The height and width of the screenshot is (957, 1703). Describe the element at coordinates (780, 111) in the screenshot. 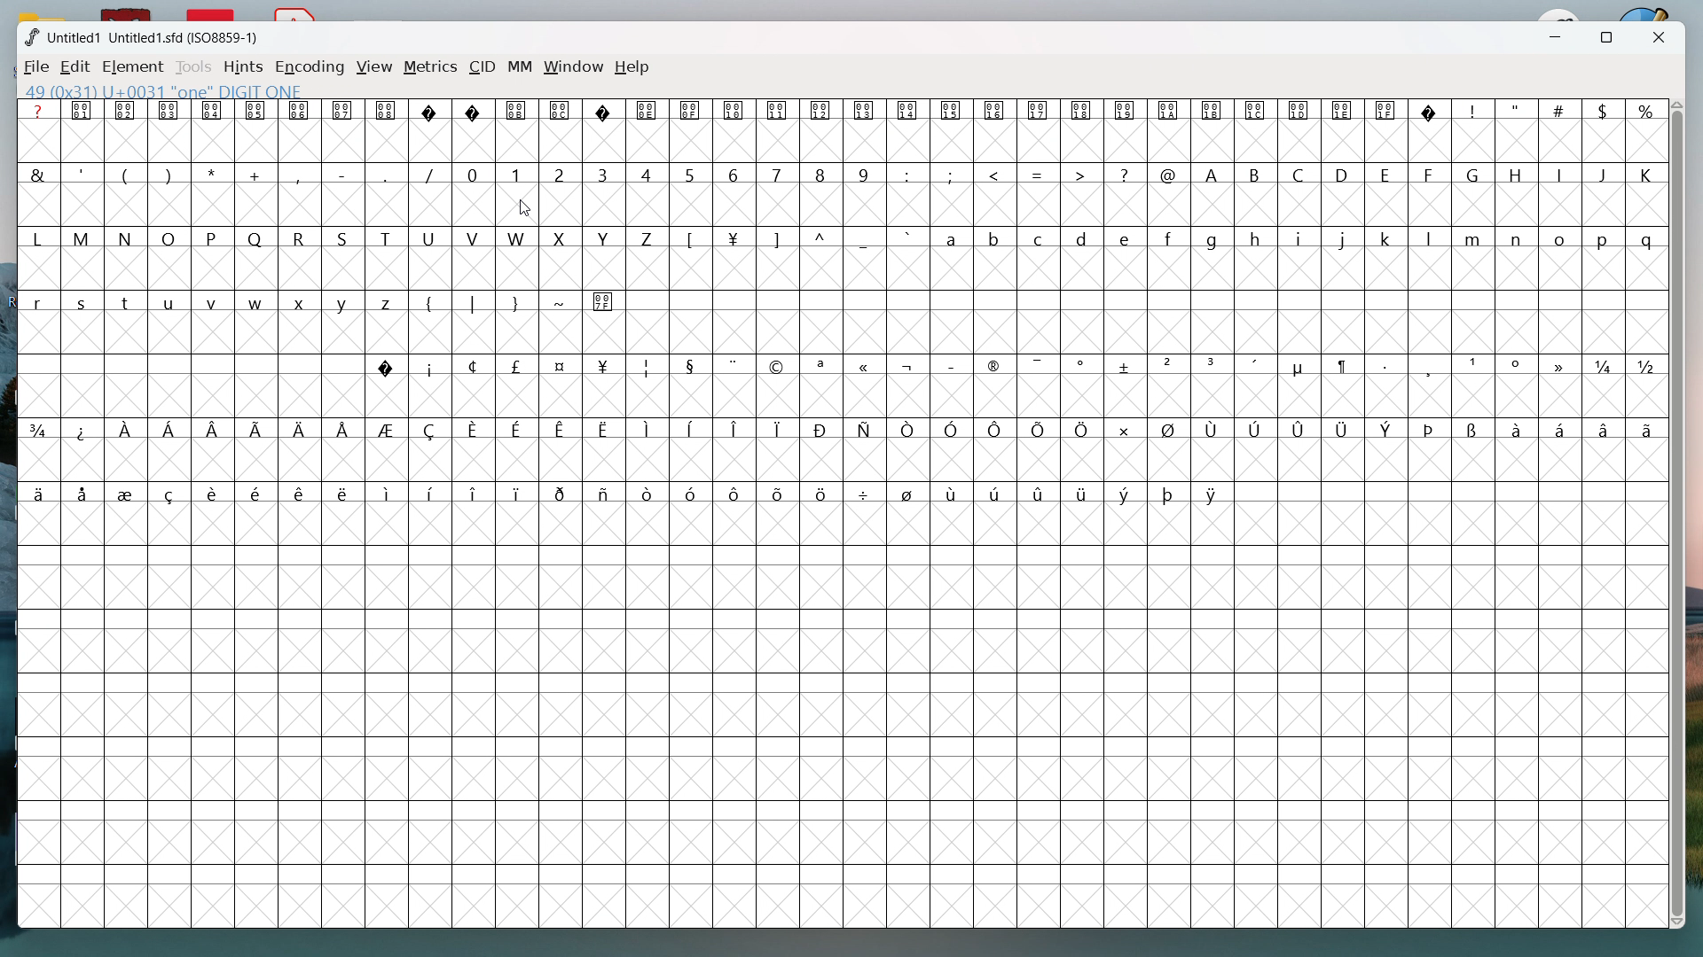

I see `symbol` at that location.